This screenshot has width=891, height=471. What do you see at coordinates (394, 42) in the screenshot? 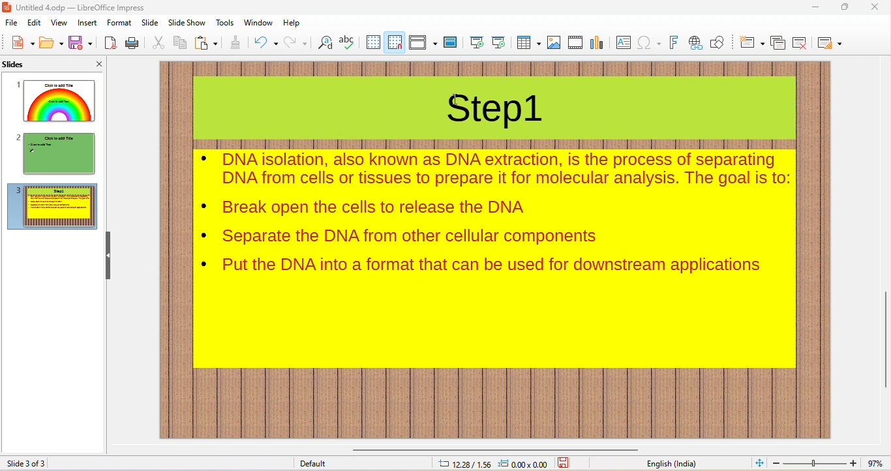
I see `snap to grid` at bounding box center [394, 42].